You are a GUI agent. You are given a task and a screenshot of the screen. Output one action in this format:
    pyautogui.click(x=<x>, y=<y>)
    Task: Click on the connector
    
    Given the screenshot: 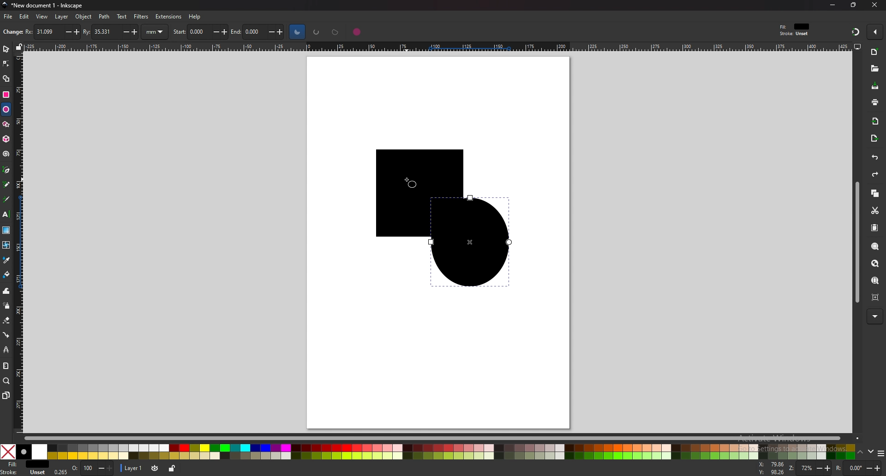 What is the action you would take?
    pyautogui.click(x=7, y=334)
    